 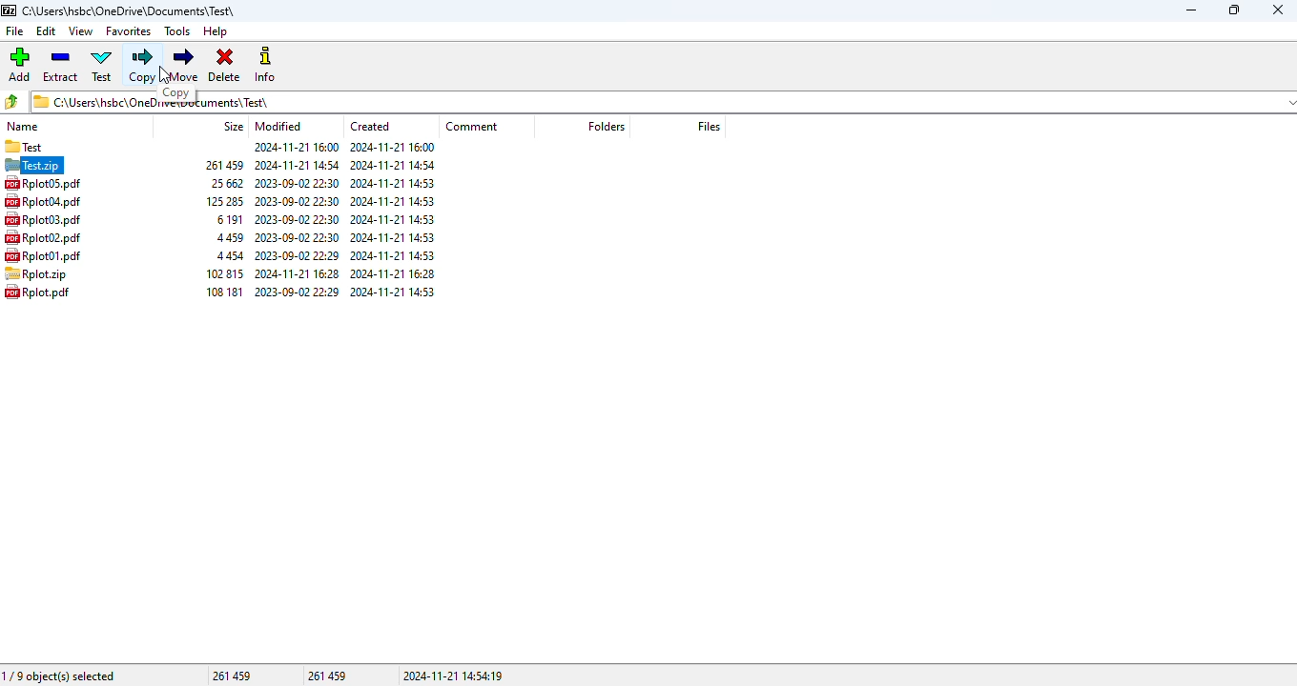 What do you see at coordinates (32, 166) in the screenshot?
I see `selected archive` at bounding box center [32, 166].